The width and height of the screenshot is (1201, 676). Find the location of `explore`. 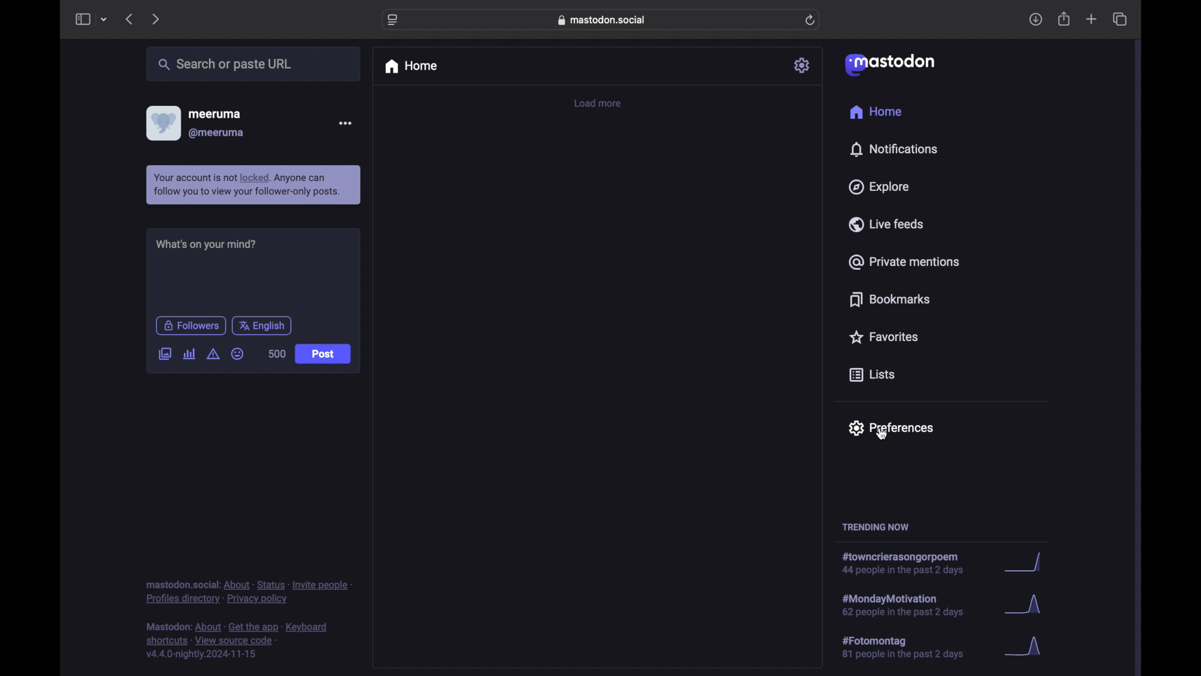

explore is located at coordinates (878, 187).